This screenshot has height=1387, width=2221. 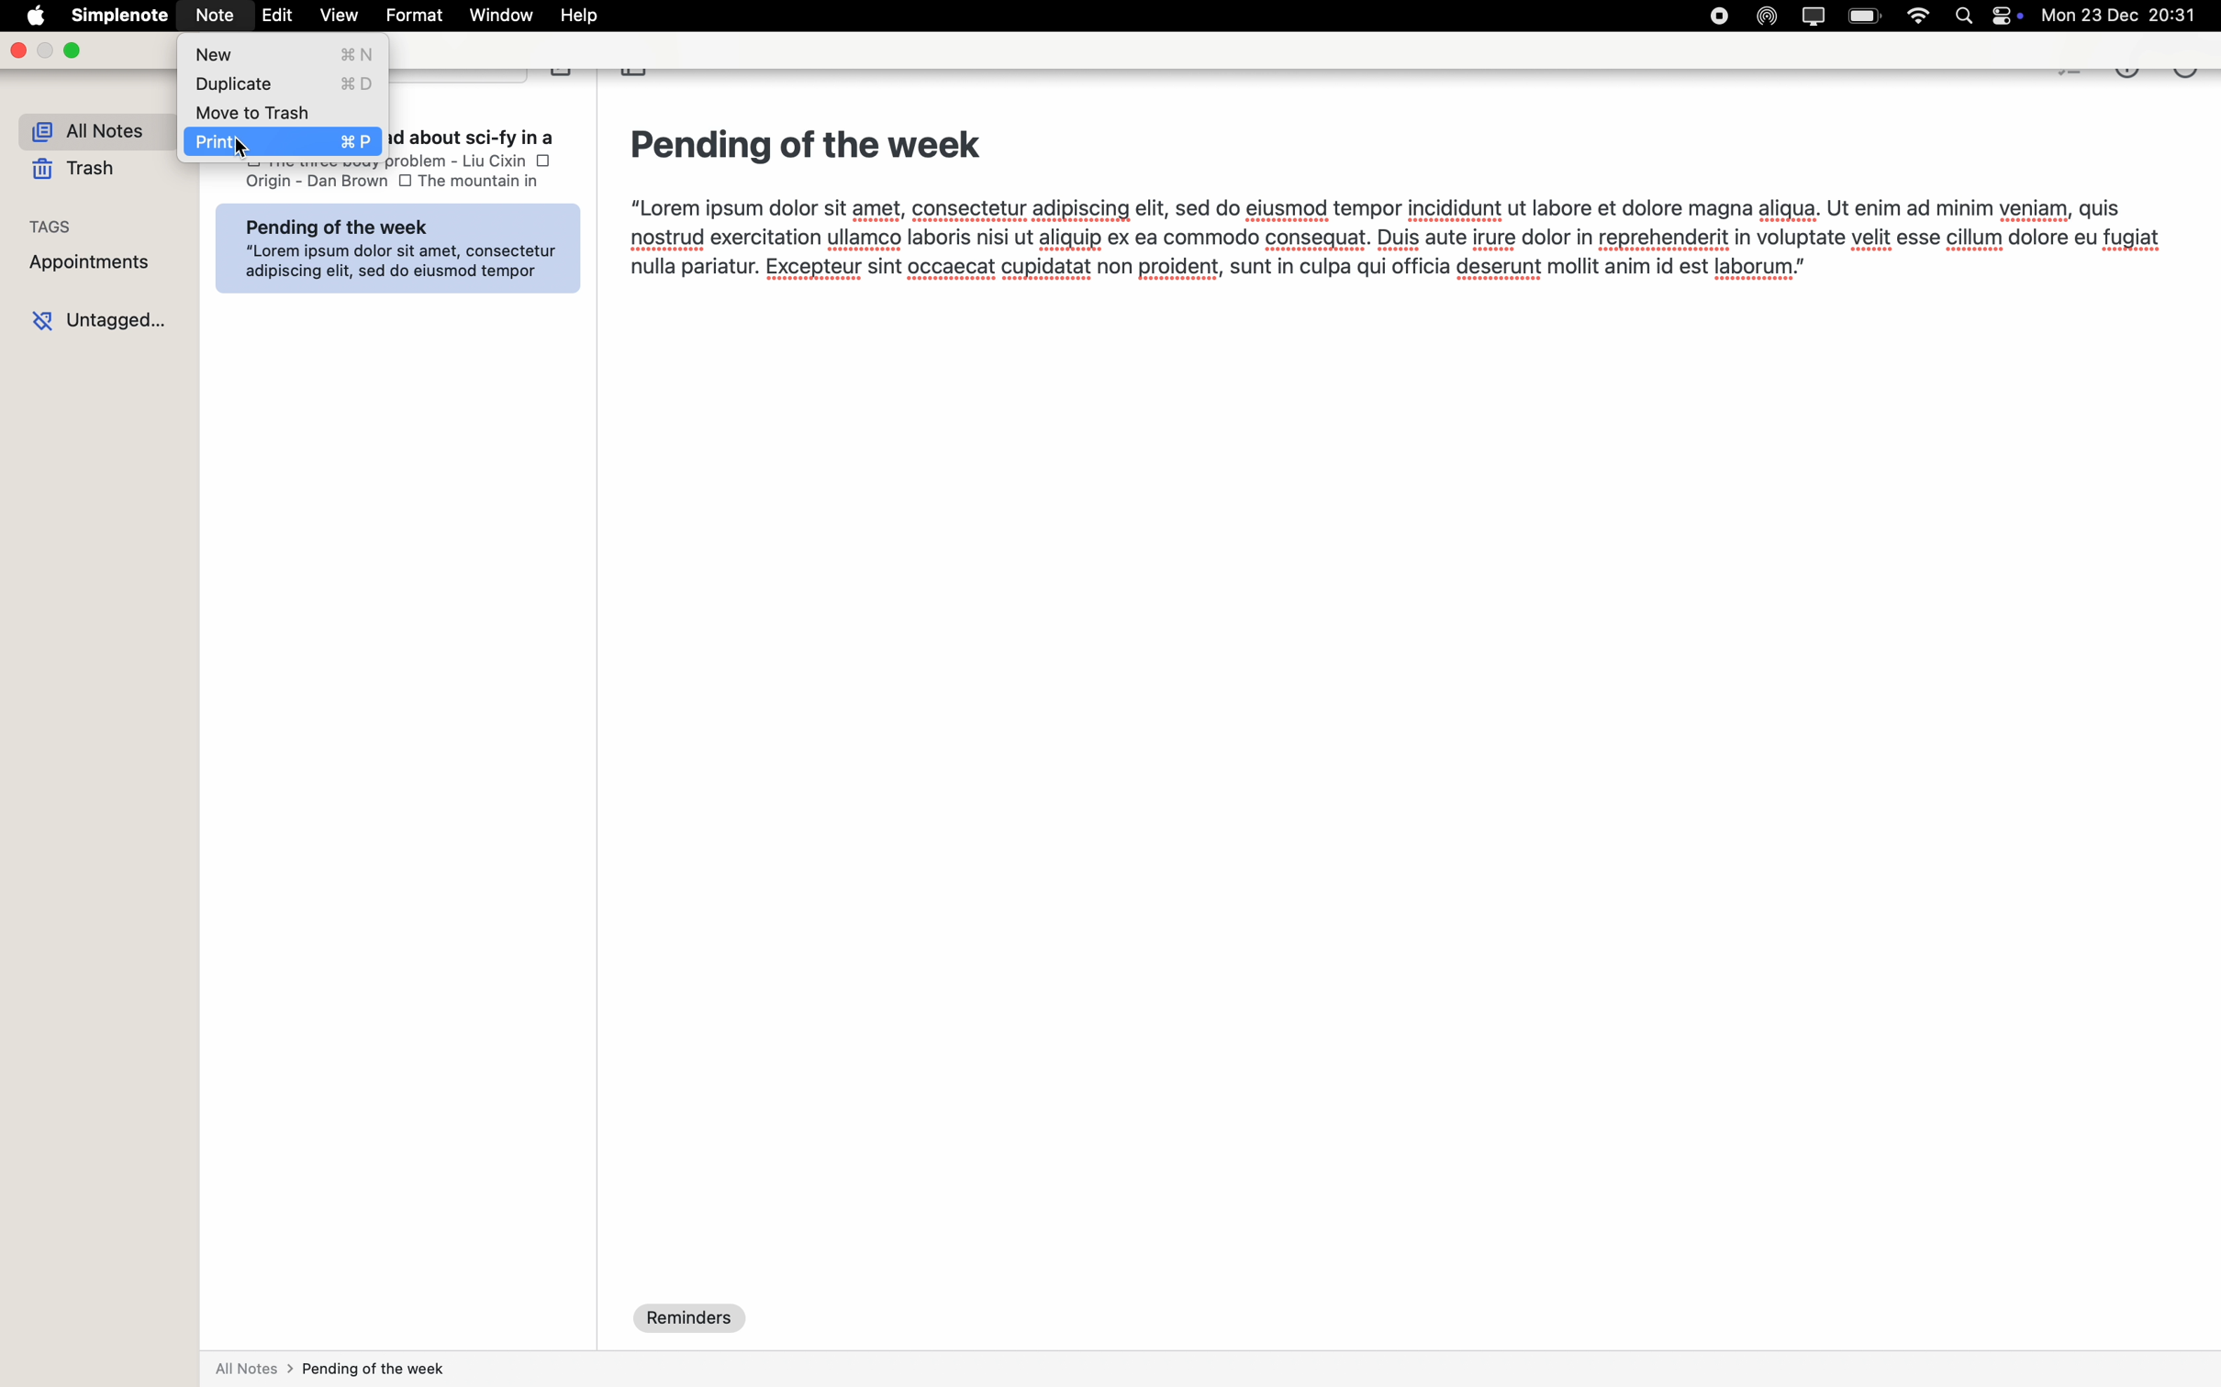 I want to click on duplicate, so click(x=282, y=82).